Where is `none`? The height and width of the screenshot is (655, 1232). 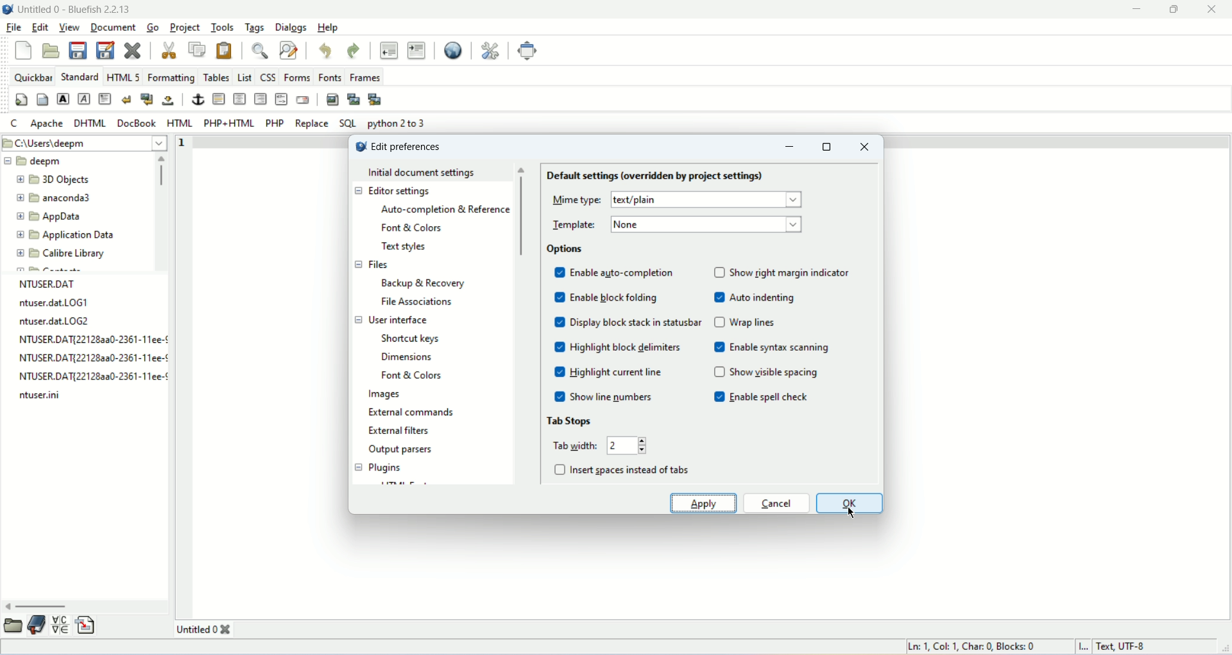
none is located at coordinates (631, 225).